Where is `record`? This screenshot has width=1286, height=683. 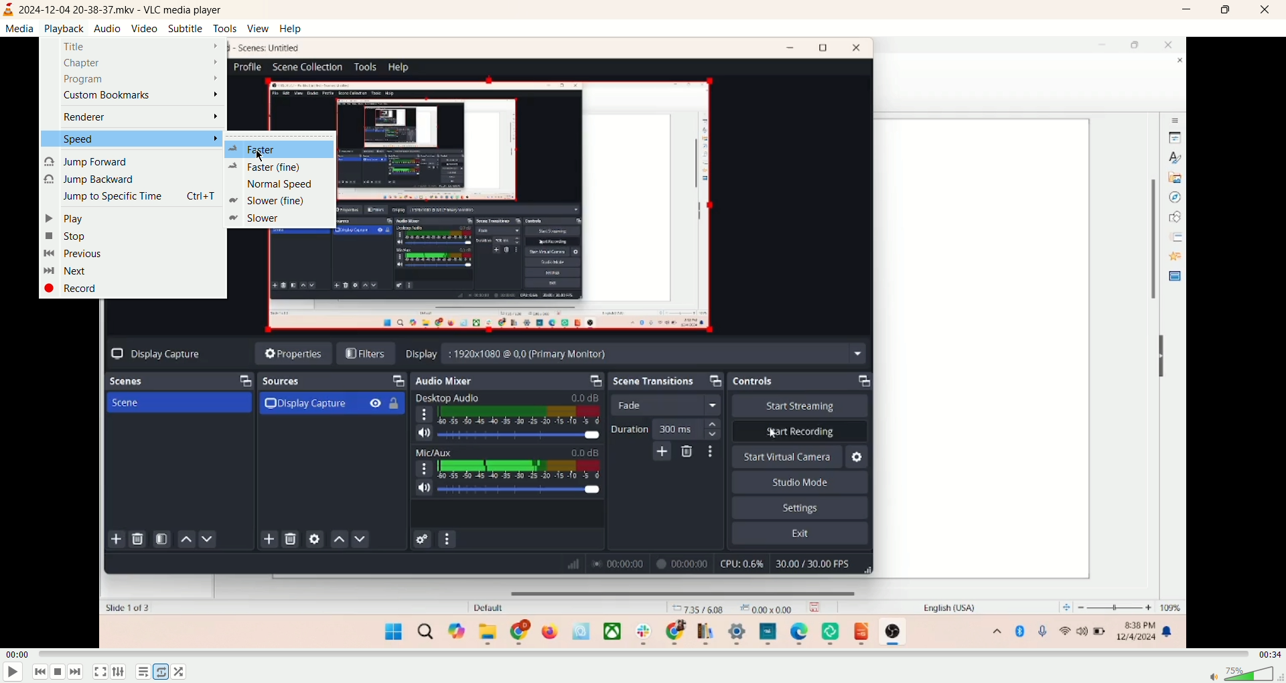 record is located at coordinates (79, 291).